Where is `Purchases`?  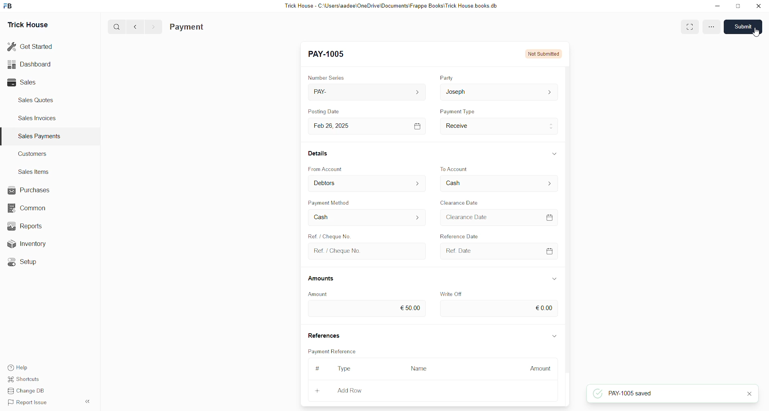 Purchases is located at coordinates (30, 190).